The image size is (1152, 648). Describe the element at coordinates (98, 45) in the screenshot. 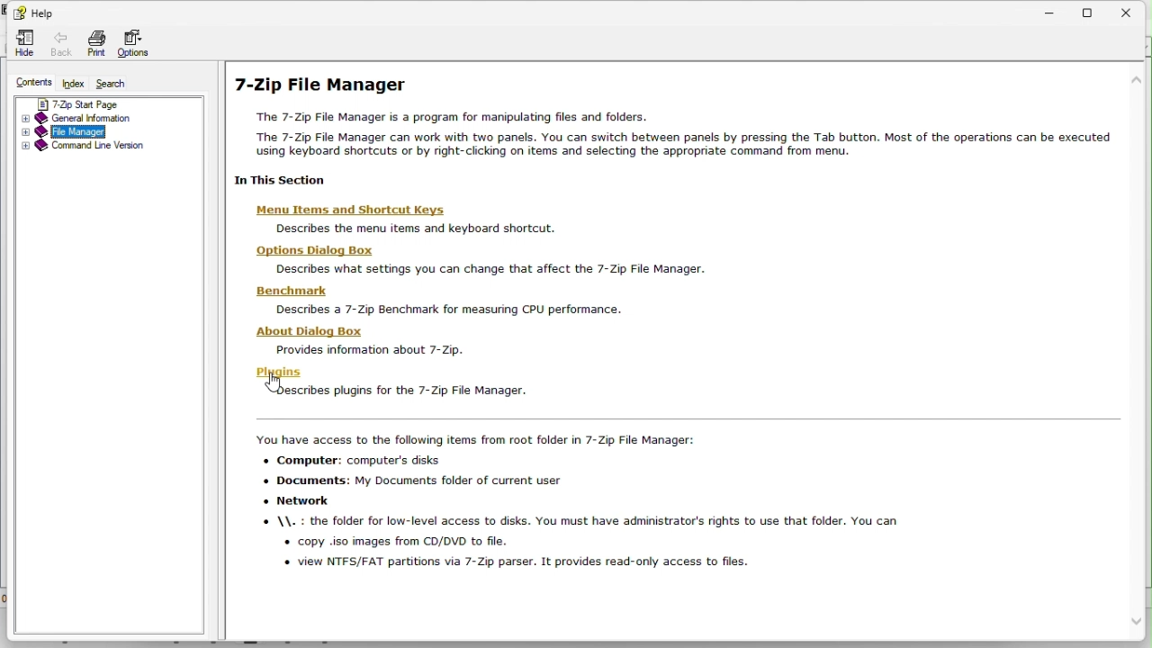

I see `Print` at that location.